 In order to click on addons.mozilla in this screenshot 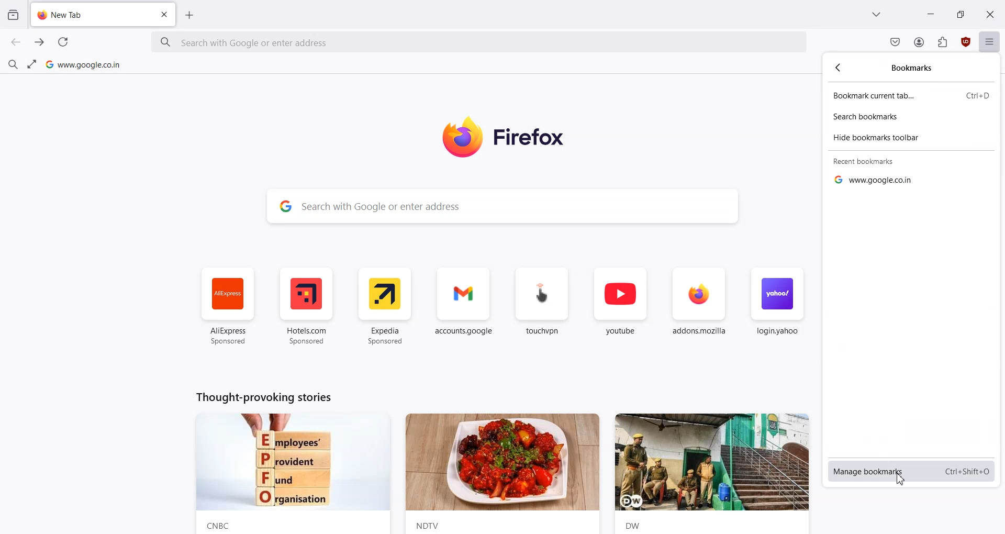, I will do `click(699, 308)`.